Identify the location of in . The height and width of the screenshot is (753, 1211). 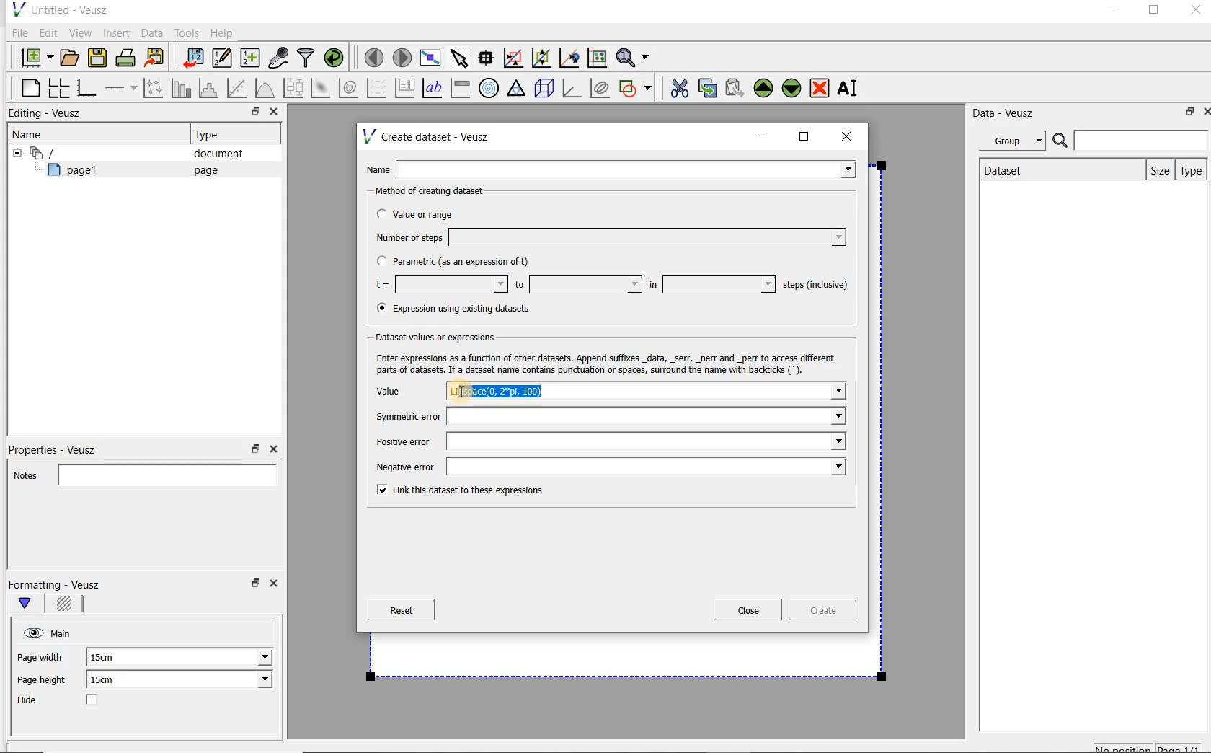
(710, 284).